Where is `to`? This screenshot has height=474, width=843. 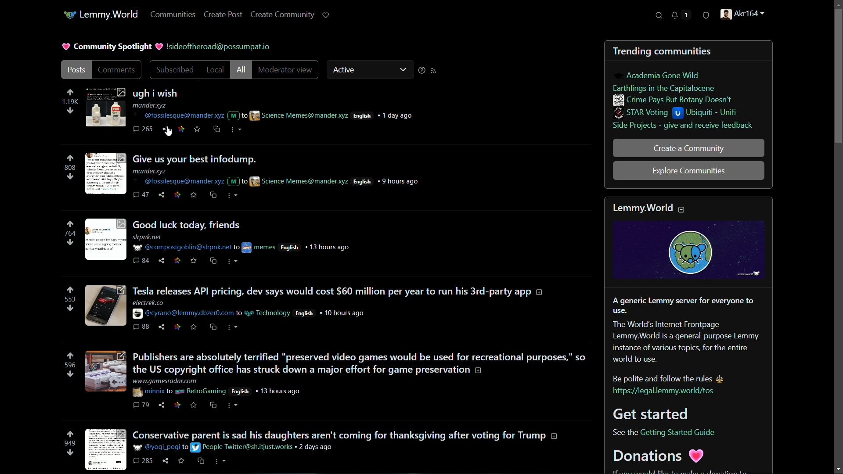
to is located at coordinates (237, 248).